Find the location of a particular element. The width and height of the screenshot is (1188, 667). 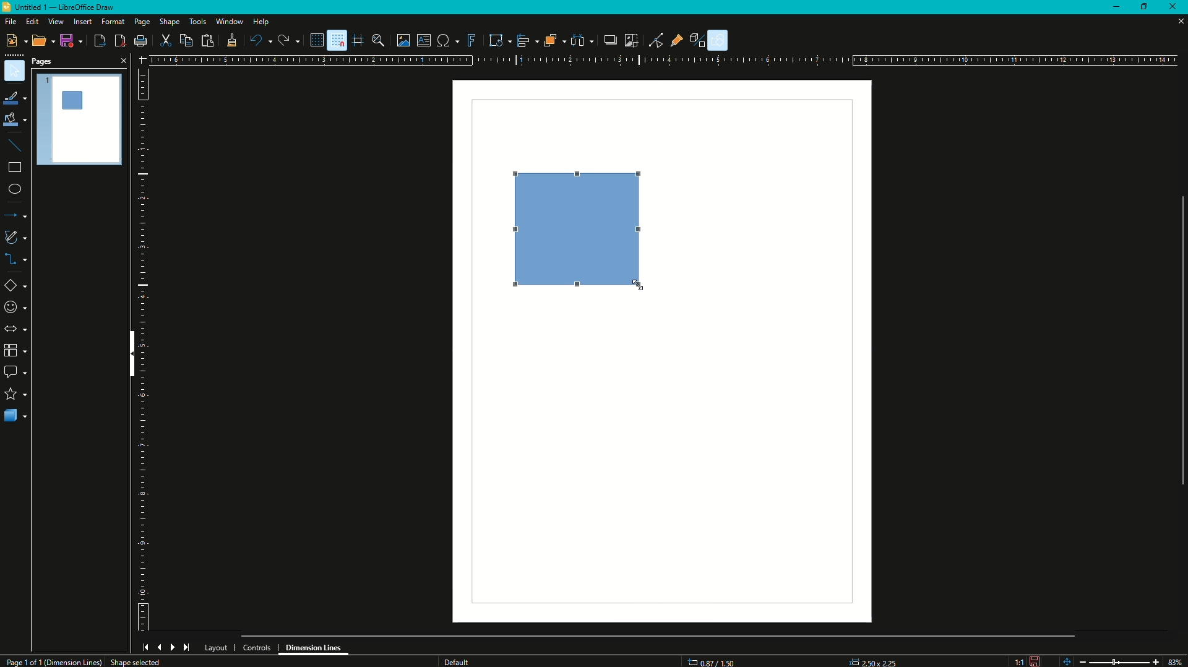

Fill Color is located at coordinates (15, 120).